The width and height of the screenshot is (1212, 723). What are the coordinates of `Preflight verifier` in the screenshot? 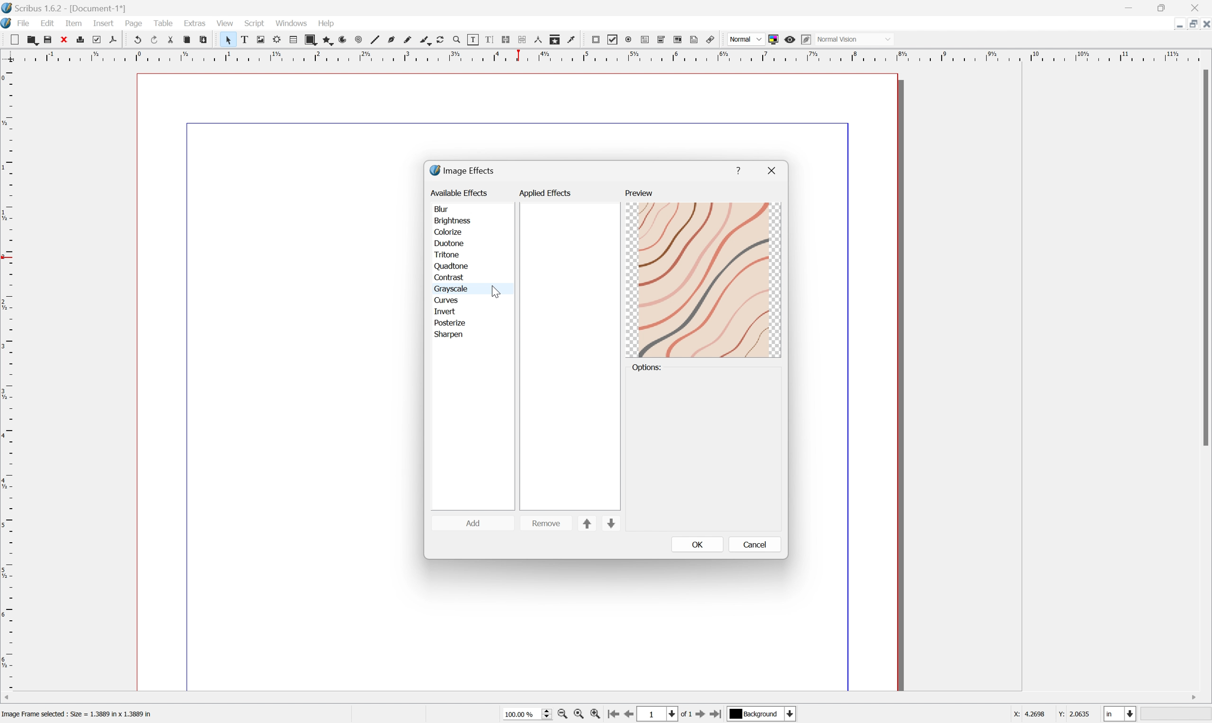 It's located at (99, 40).